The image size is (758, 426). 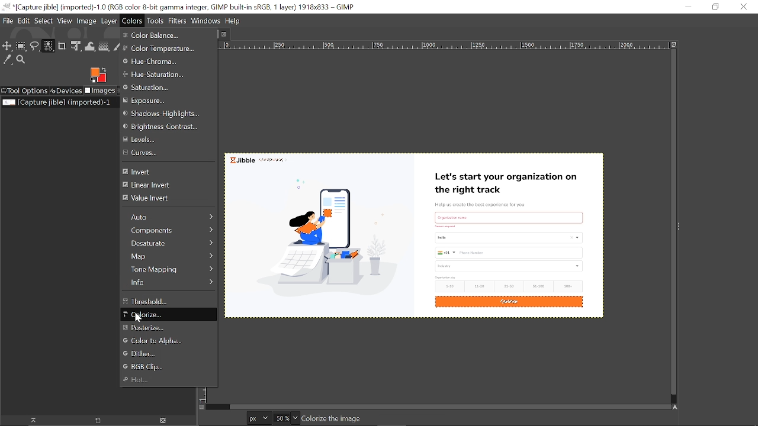 I want to click on Filters, so click(x=178, y=21).